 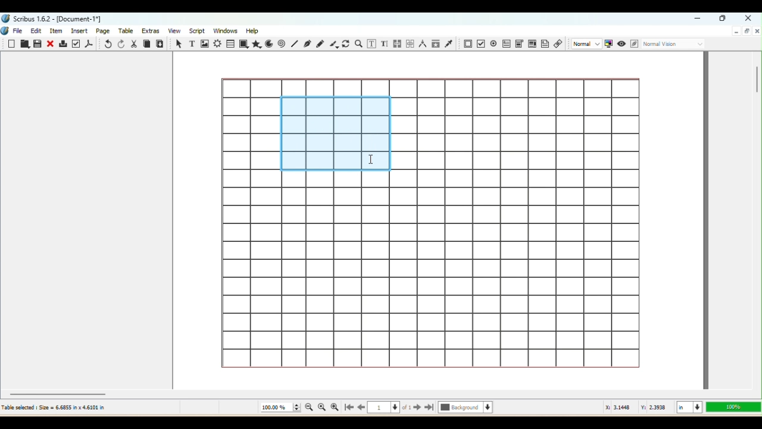 What do you see at coordinates (322, 408) in the screenshot?
I see `Zoom to 100%` at bounding box center [322, 408].